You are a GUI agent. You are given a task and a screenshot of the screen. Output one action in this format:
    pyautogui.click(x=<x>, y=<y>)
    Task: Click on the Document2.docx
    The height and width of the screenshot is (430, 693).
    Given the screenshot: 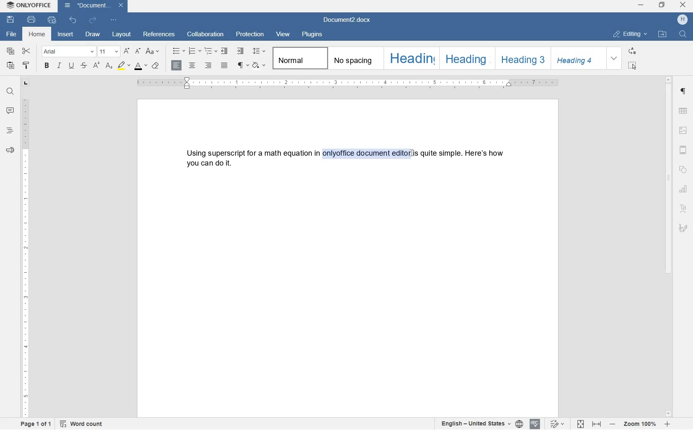 What is the action you would take?
    pyautogui.click(x=94, y=6)
    